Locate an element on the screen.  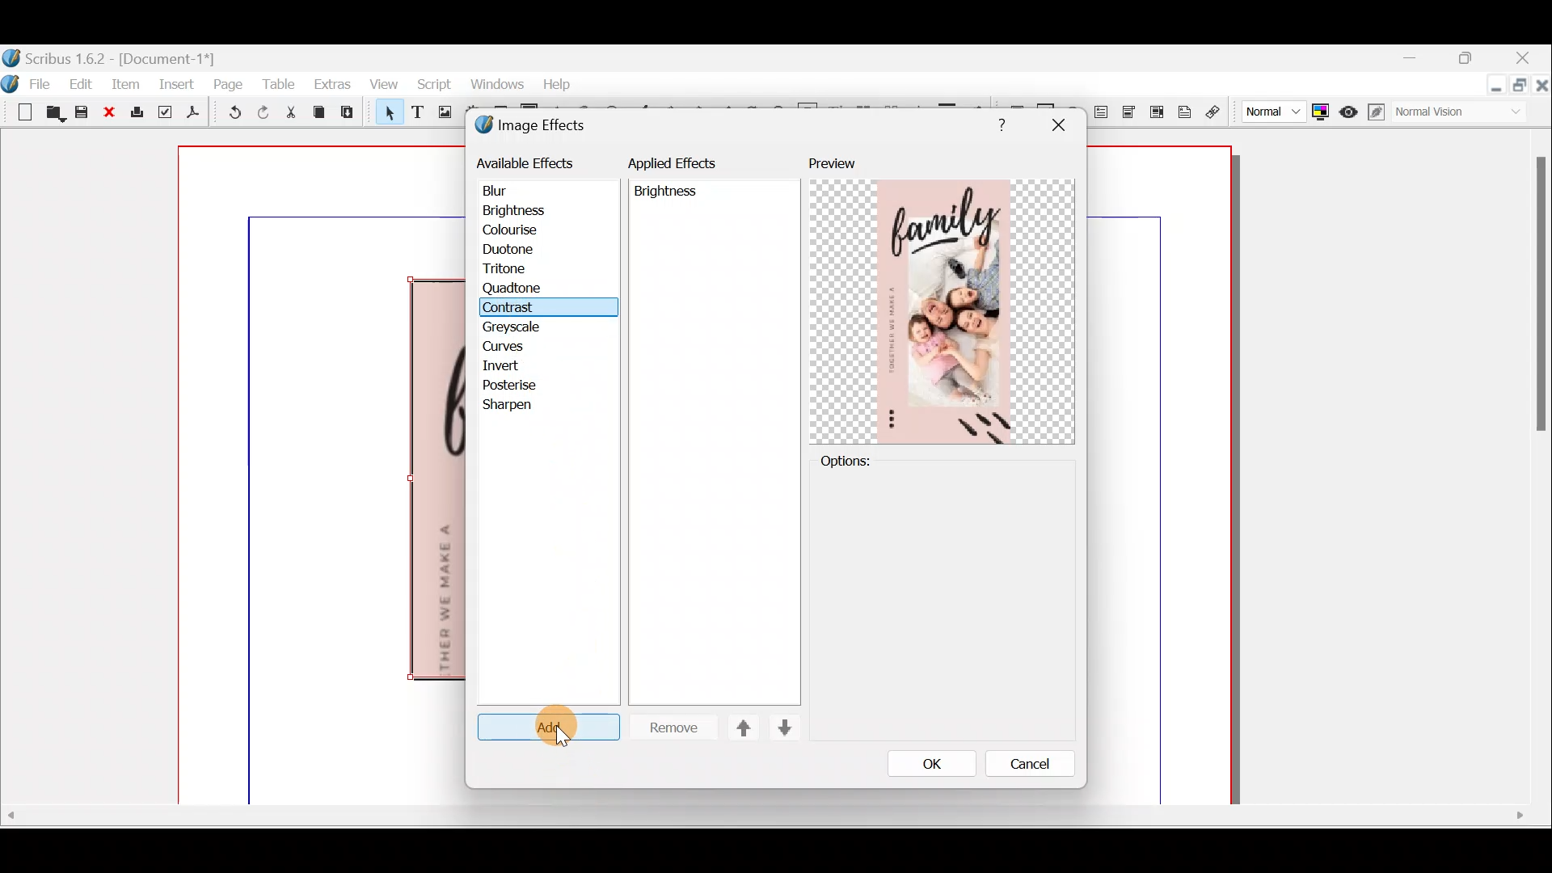
Sharpen is located at coordinates (516, 406).